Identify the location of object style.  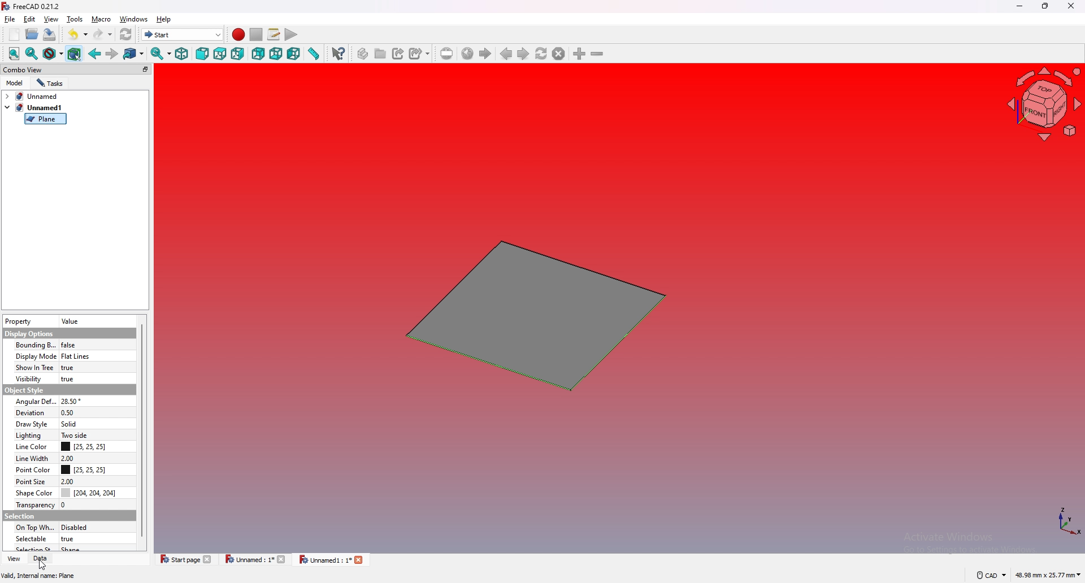
(23, 390).